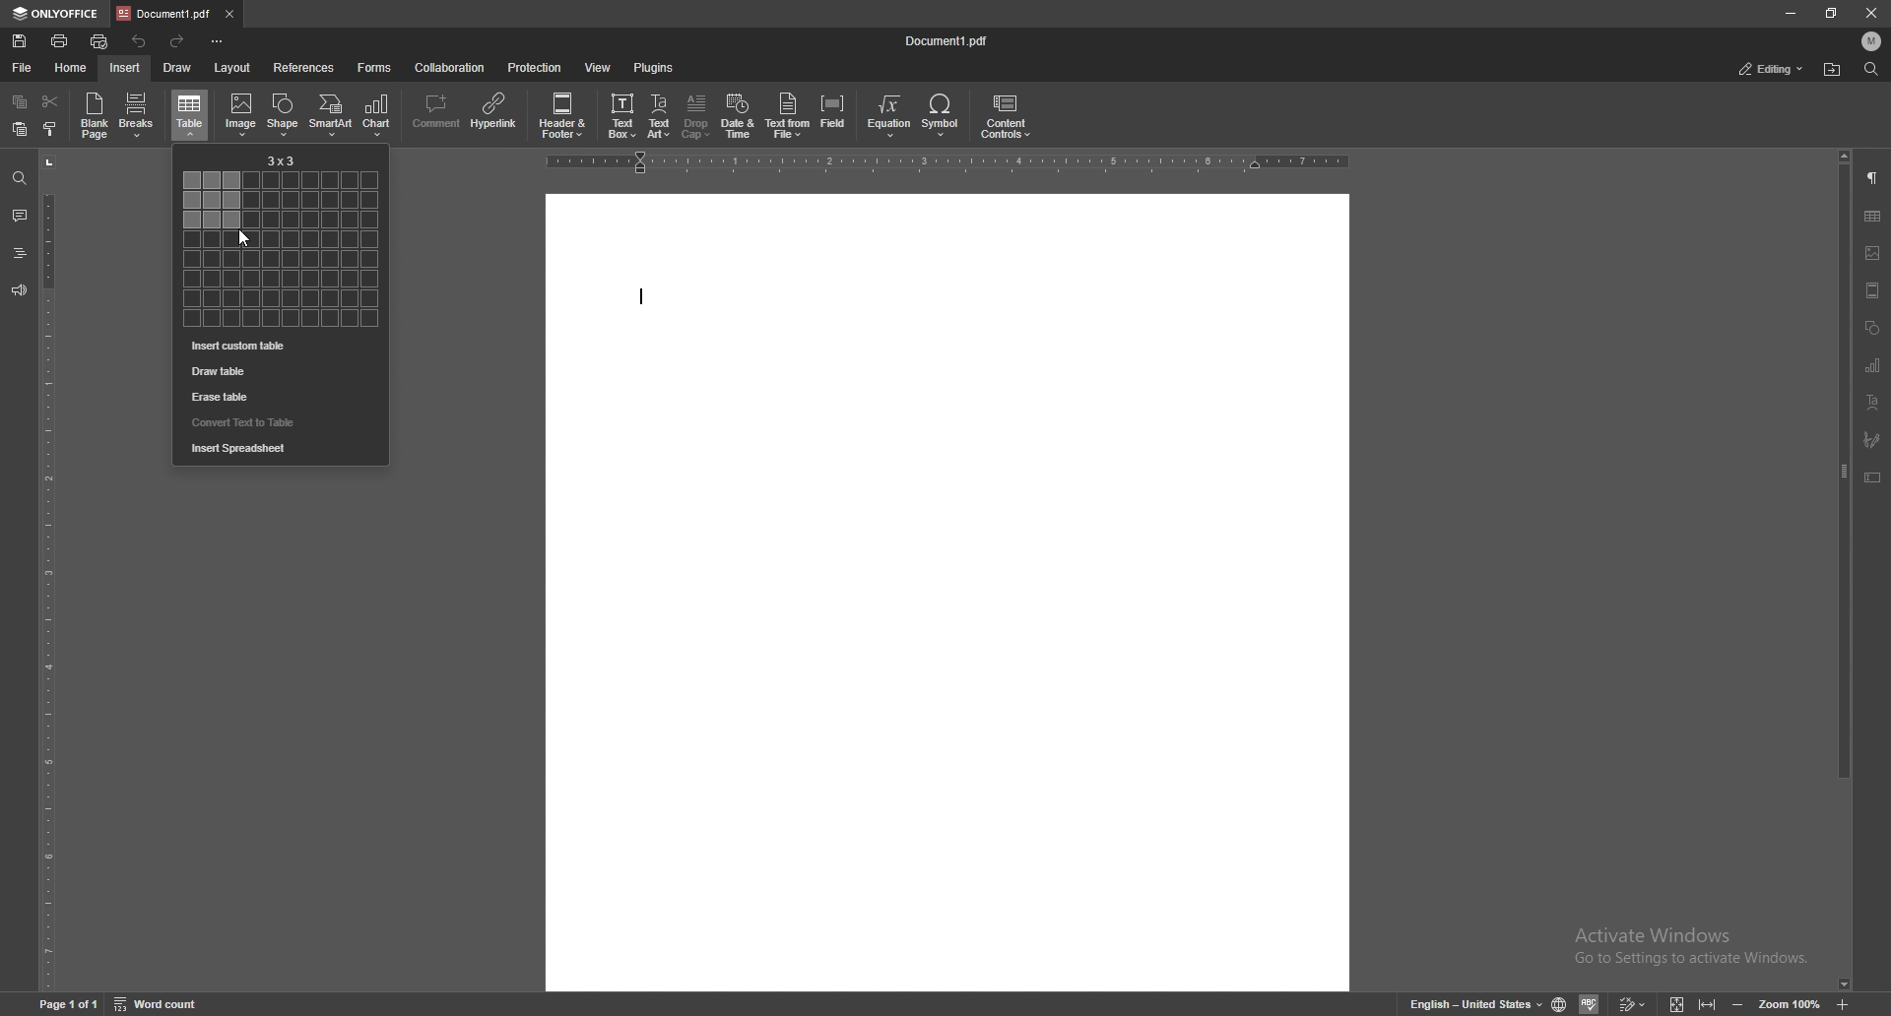  Describe the element at coordinates (1708, 1005) in the screenshot. I see `fit to width` at that location.